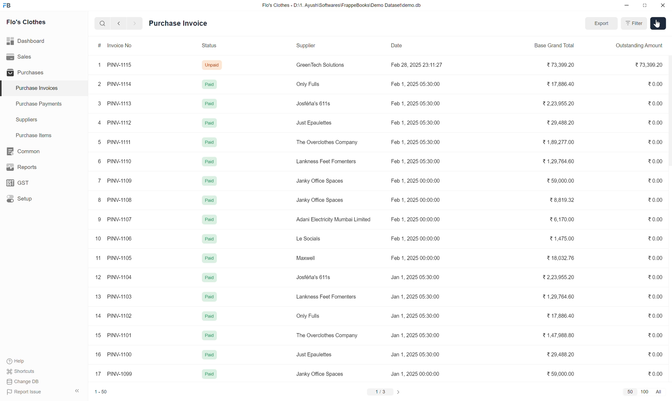 The height and width of the screenshot is (401, 672). What do you see at coordinates (120, 316) in the screenshot?
I see `PINV-1102` at bounding box center [120, 316].